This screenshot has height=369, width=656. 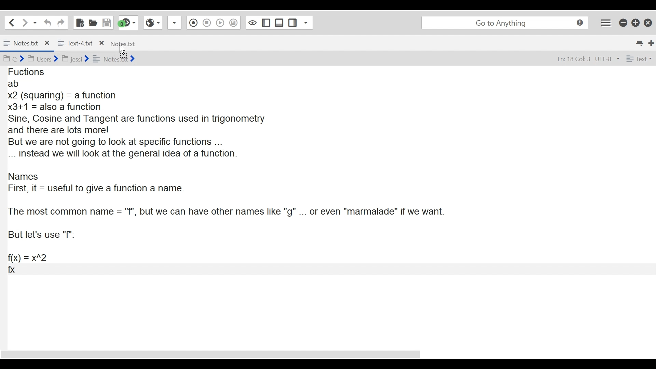 What do you see at coordinates (206, 24) in the screenshot?
I see `Stop Recording in Macro` at bounding box center [206, 24].